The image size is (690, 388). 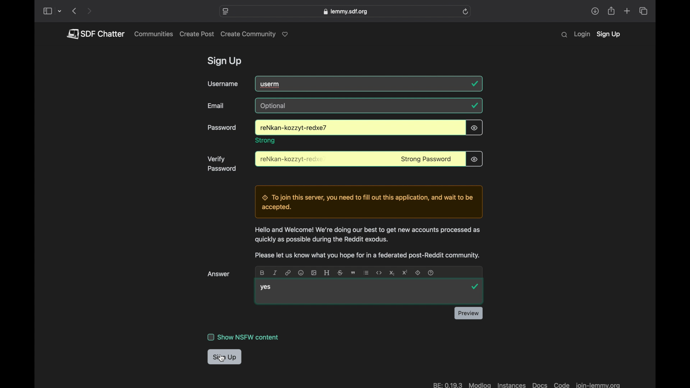 I want to click on strong password, so click(x=426, y=160).